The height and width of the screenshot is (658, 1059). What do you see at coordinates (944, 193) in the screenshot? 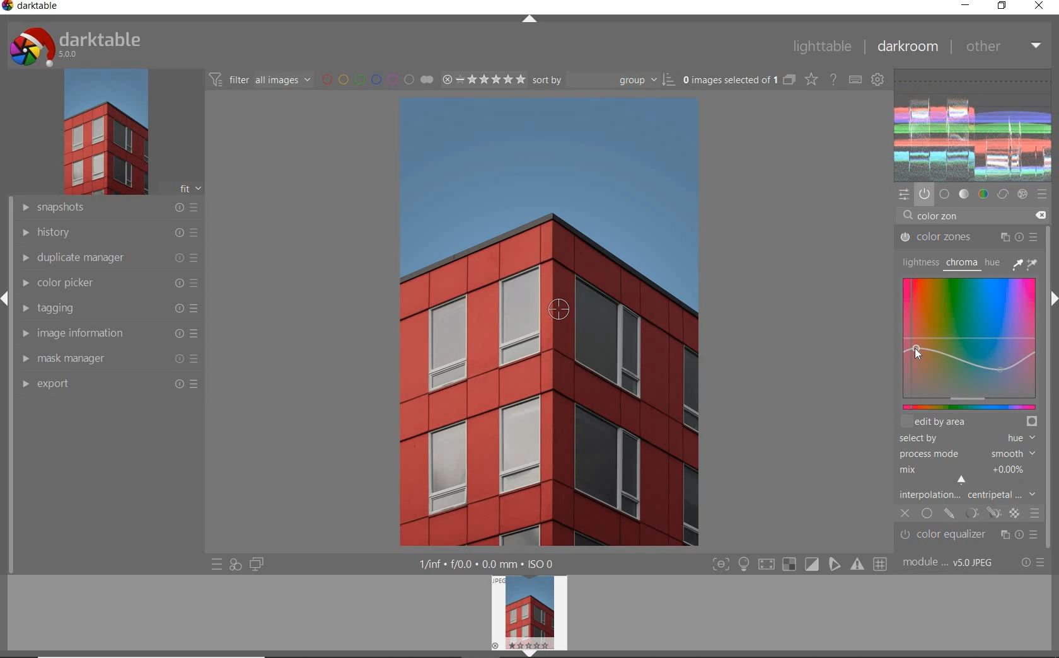
I see `base` at bounding box center [944, 193].